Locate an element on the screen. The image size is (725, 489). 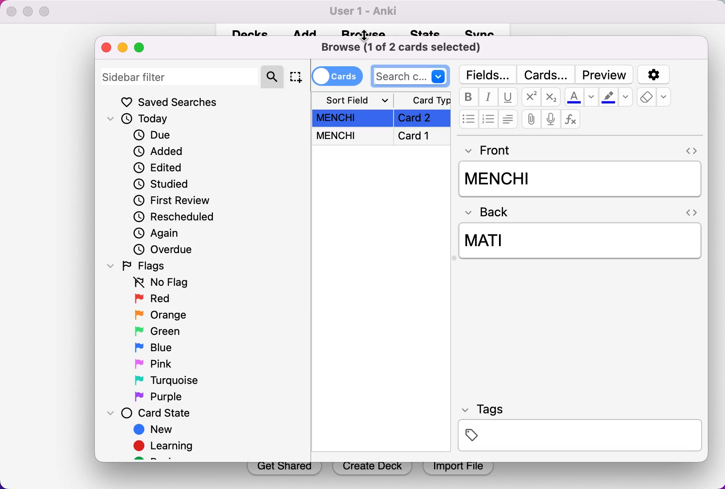
subscript is located at coordinates (552, 96).